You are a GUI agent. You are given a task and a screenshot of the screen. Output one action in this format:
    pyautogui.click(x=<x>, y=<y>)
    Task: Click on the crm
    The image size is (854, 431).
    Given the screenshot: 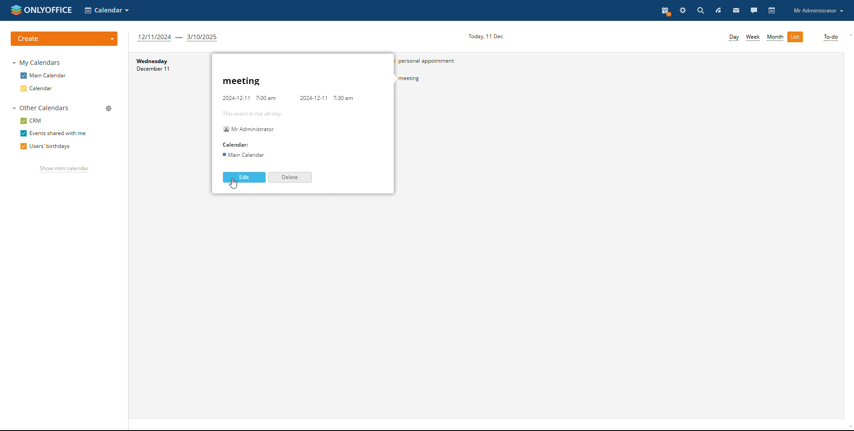 What is the action you would take?
    pyautogui.click(x=32, y=120)
    